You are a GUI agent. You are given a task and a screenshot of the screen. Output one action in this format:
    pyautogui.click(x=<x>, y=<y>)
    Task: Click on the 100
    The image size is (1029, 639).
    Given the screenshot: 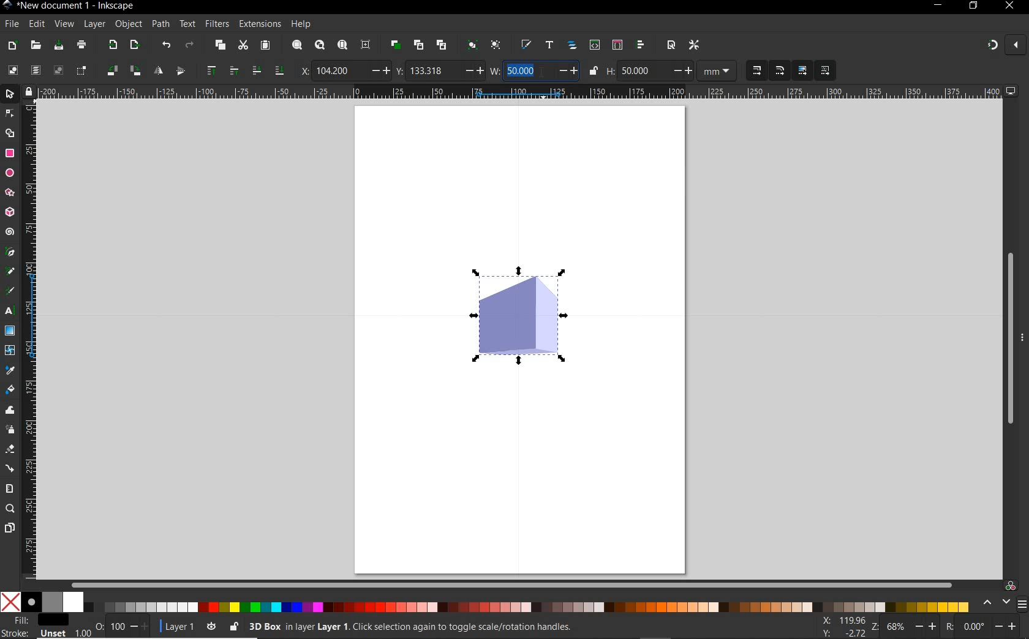 What is the action you would take?
    pyautogui.click(x=117, y=627)
    